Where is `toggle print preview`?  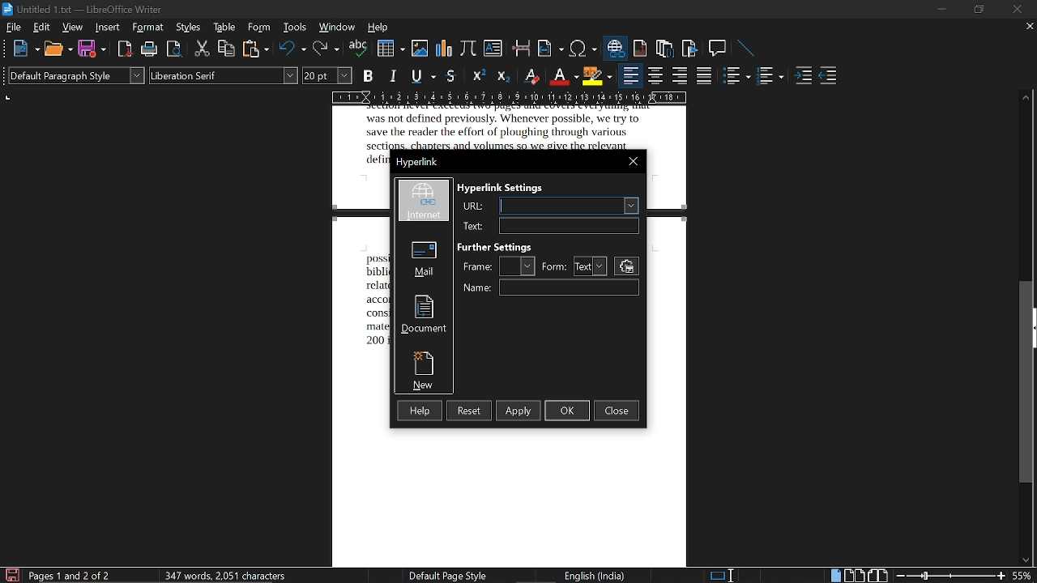 toggle print preview is located at coordinates (175, 49).